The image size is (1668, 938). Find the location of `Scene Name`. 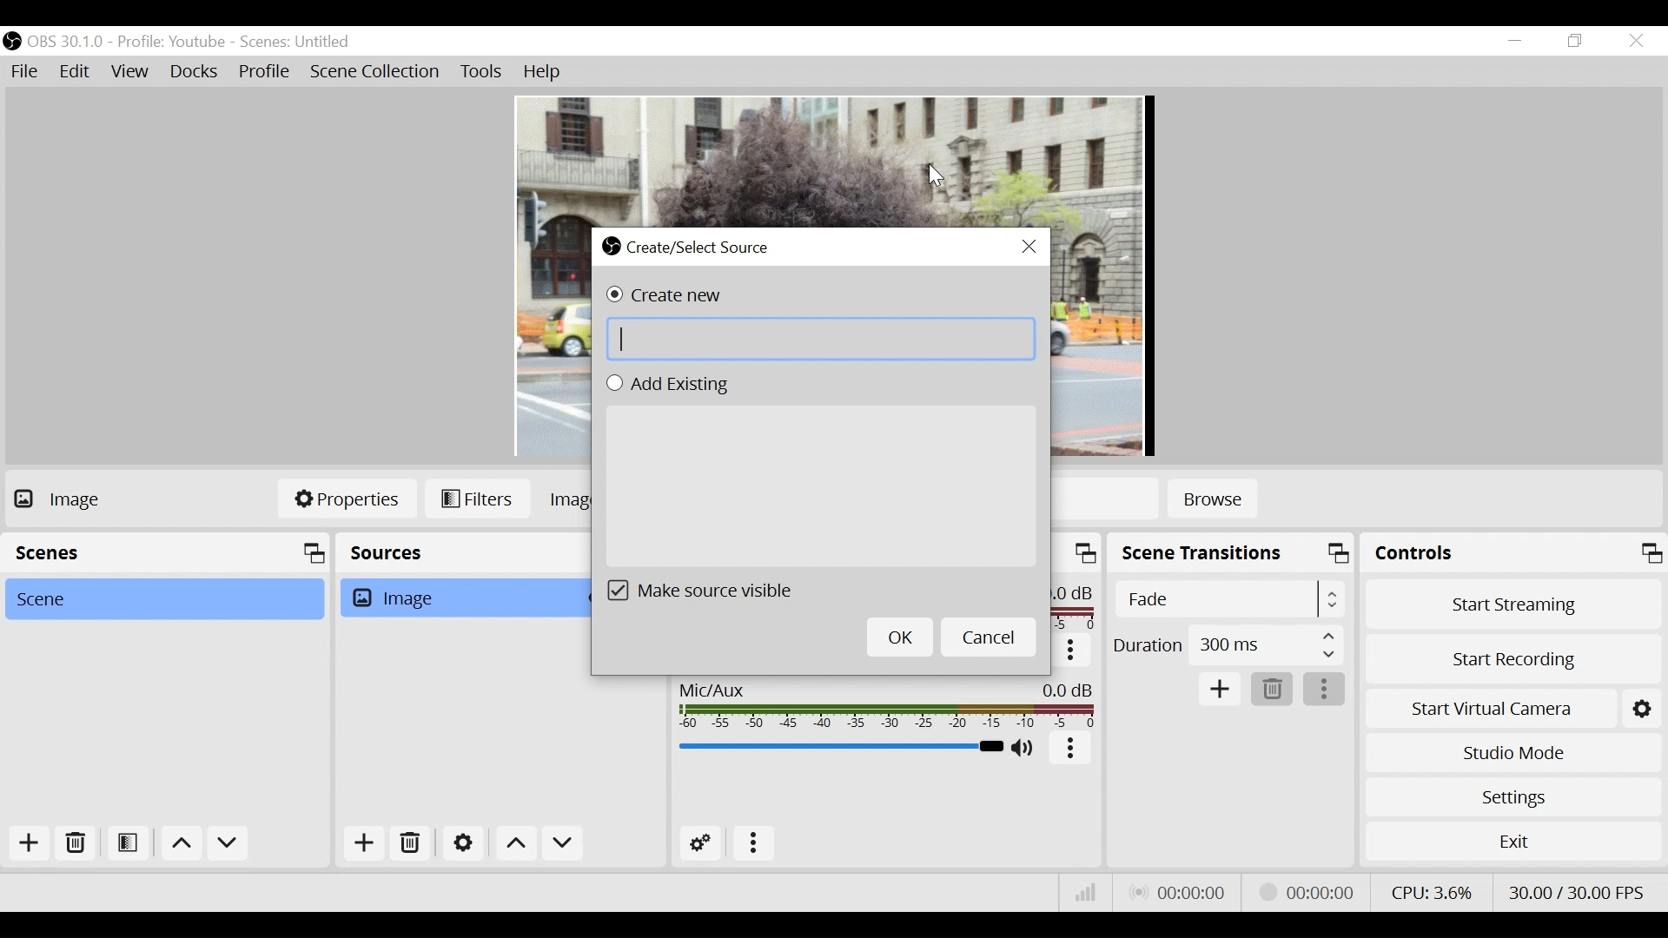

Scene Name is located at coordinates (299, 43).